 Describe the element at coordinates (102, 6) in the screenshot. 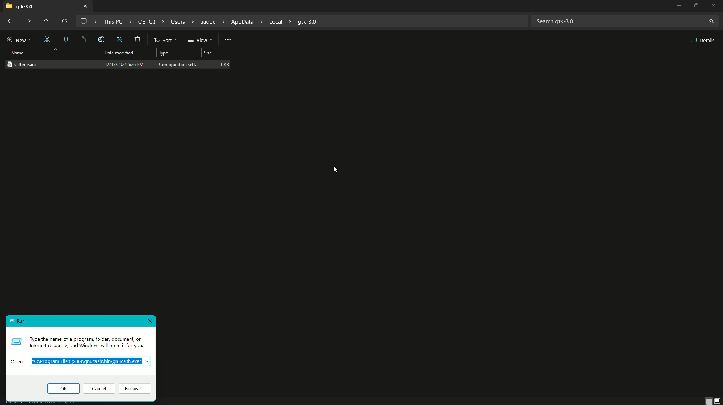

I see `New tab` at that location.